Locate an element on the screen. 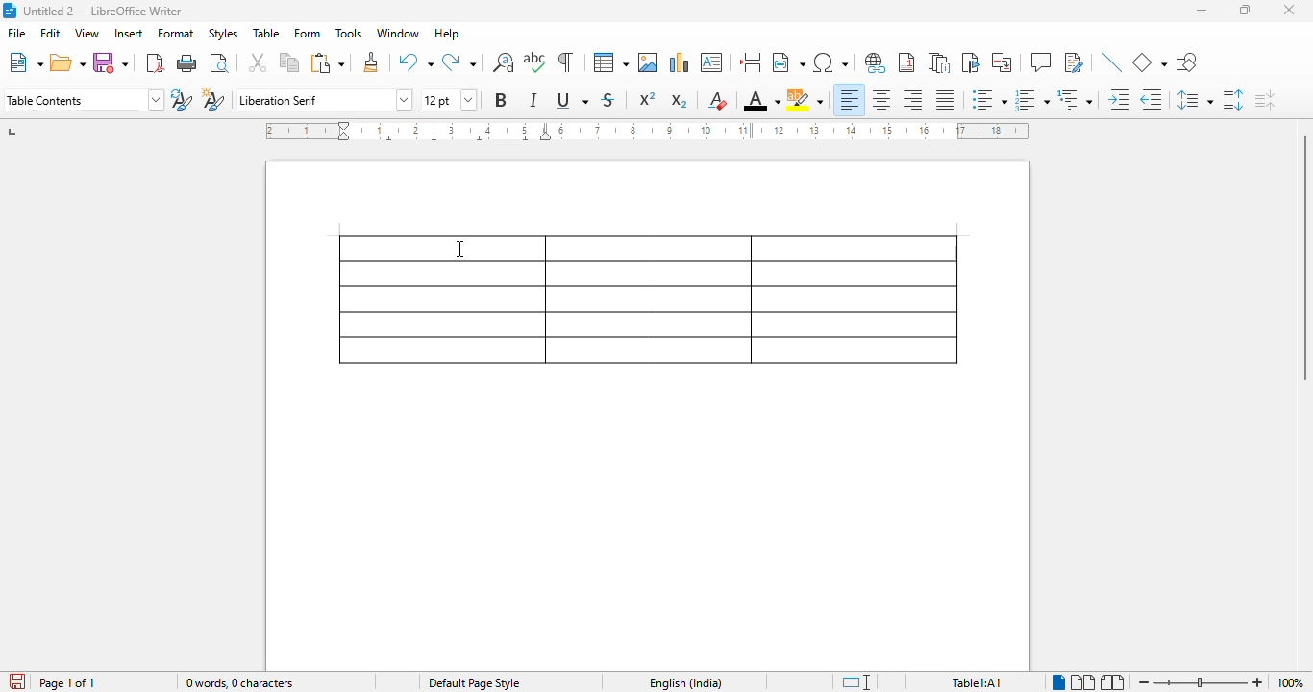 Image resolution: width=1313 pixels, height=692 pixels. insert is located at coordinates (129, 33).